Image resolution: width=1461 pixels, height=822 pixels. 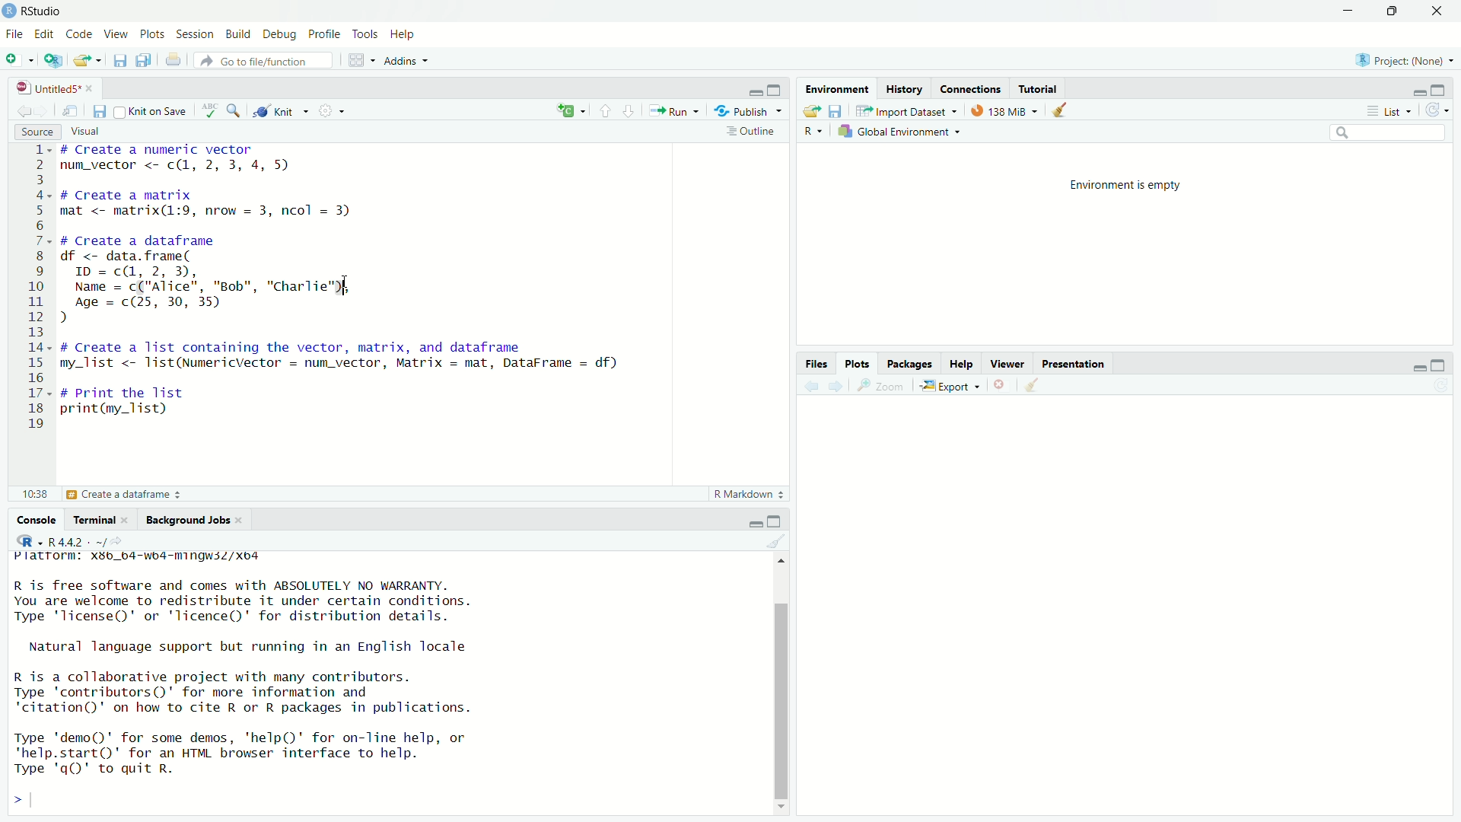 I want to click on Presentation, so click(x=1081, y=363).